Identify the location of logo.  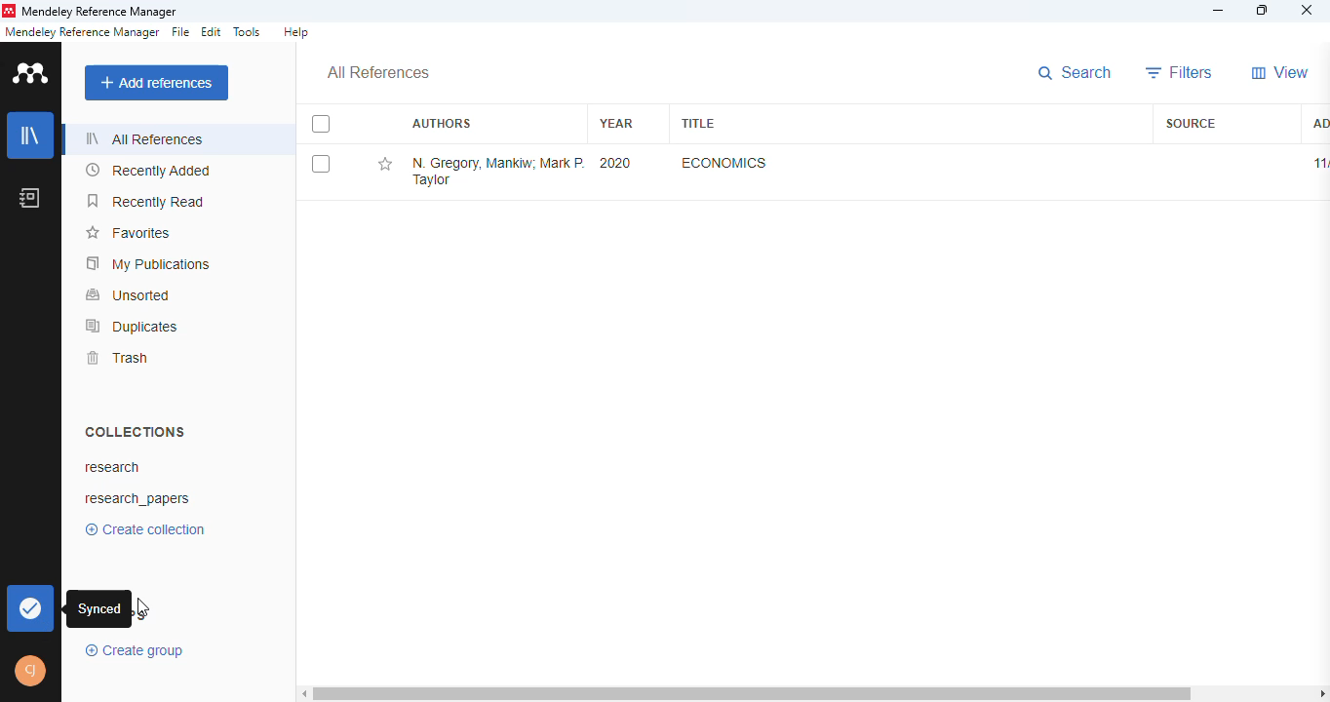
(9, 11).